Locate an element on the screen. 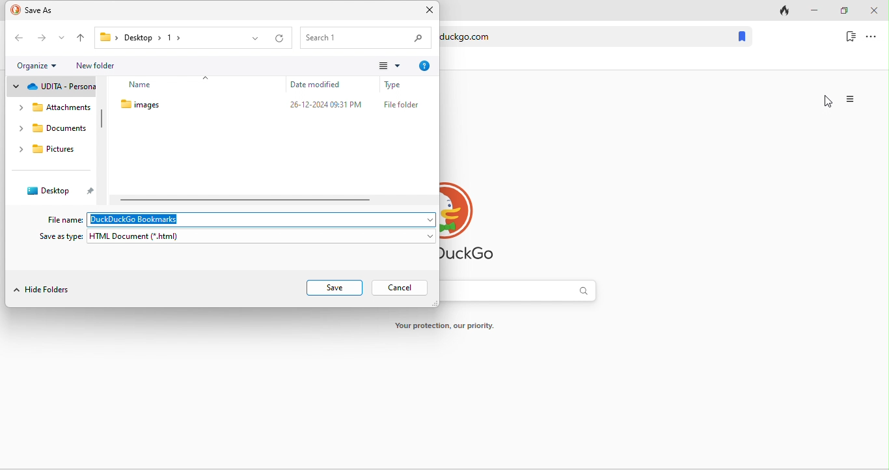 This screenshot has height=470, width=889. images is located at coordinates (170, 107).